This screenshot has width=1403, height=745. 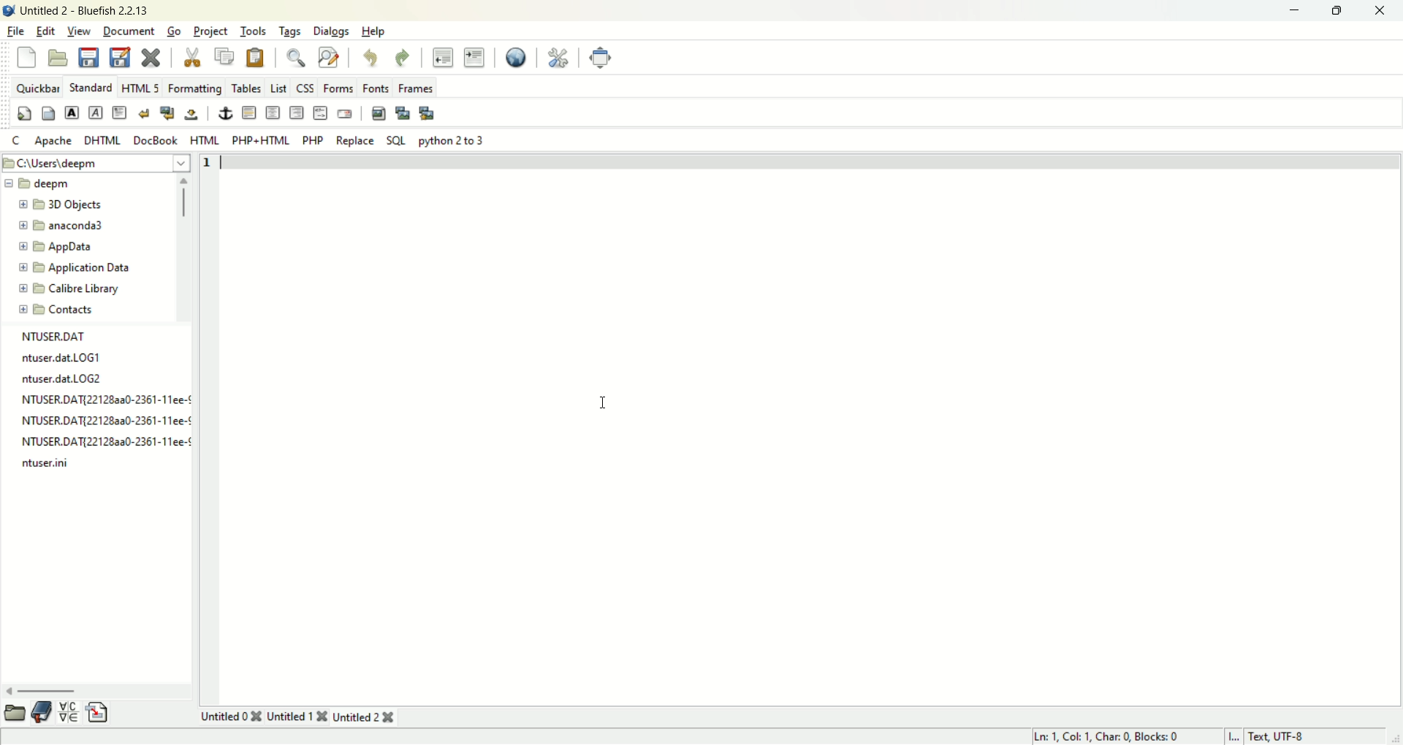 I want to click on text cursor, so click(x=604, y=405).